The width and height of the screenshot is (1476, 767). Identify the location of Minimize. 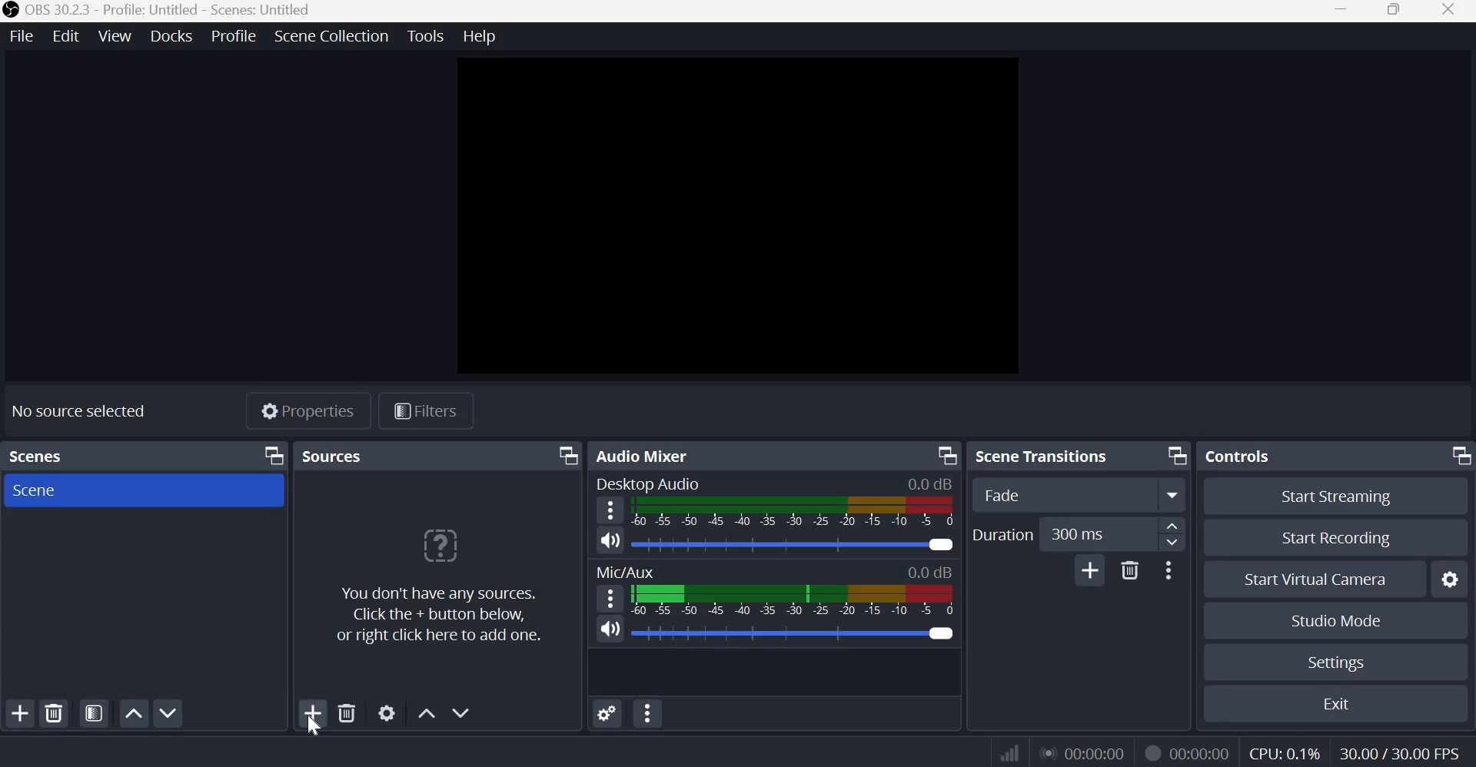
(1341, 11).